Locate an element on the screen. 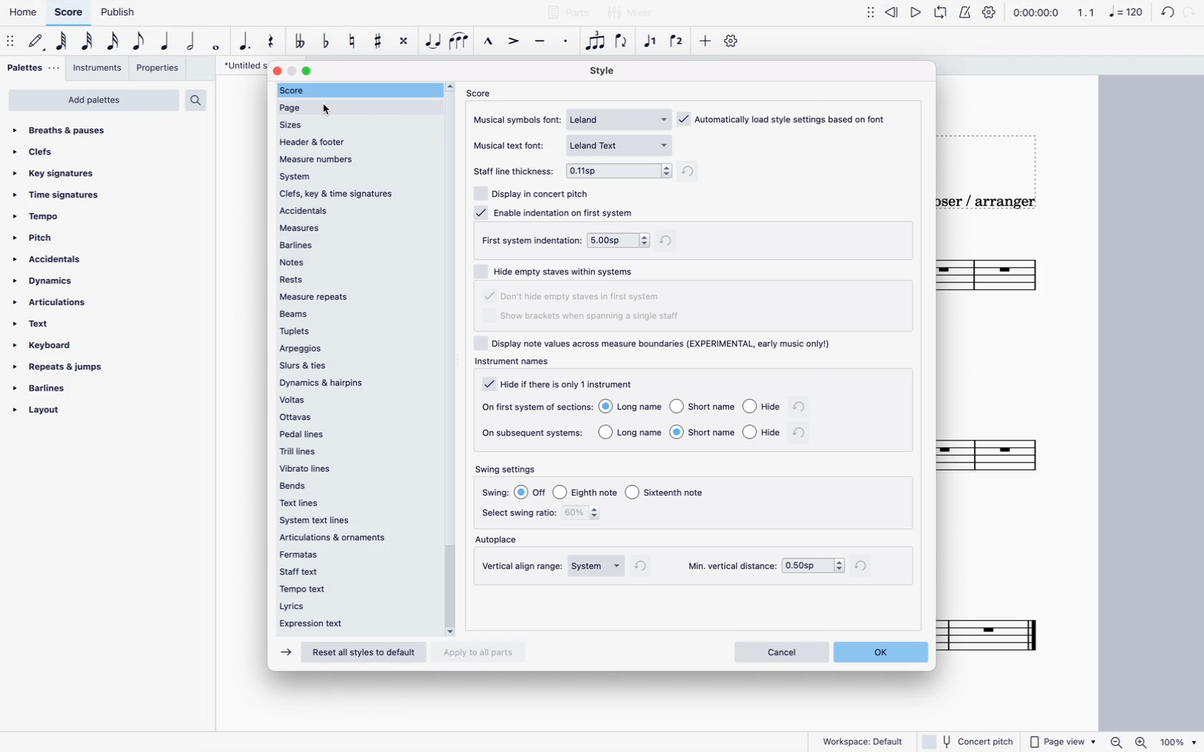 The image size is (1204, 752). bends is located at coordinates (351, 484).